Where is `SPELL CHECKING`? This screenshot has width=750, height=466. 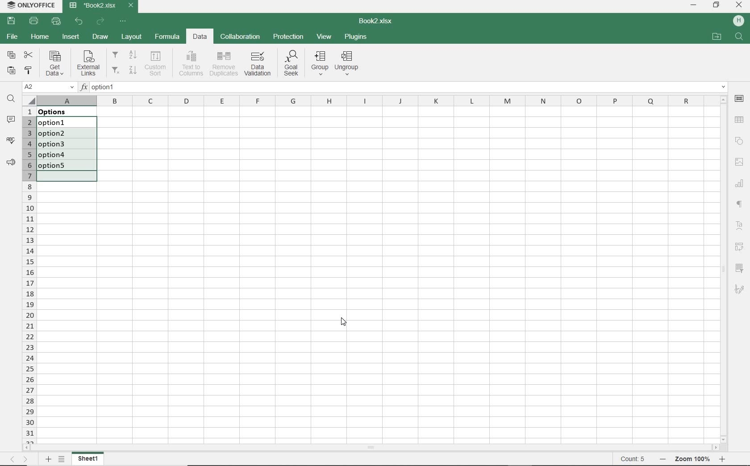
SPELL CHECKING is located at coordinates (9, 139).